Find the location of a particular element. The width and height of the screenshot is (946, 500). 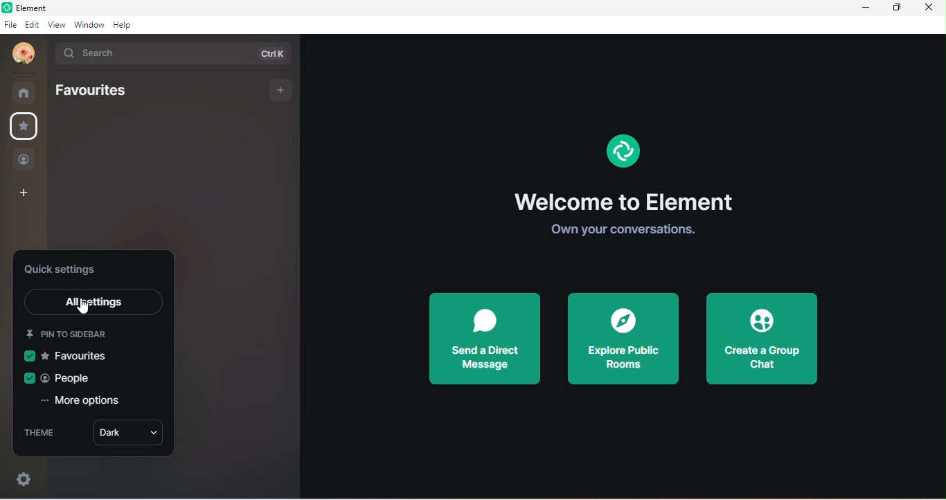

pin to sidebar is located at coordinates (68, 336).